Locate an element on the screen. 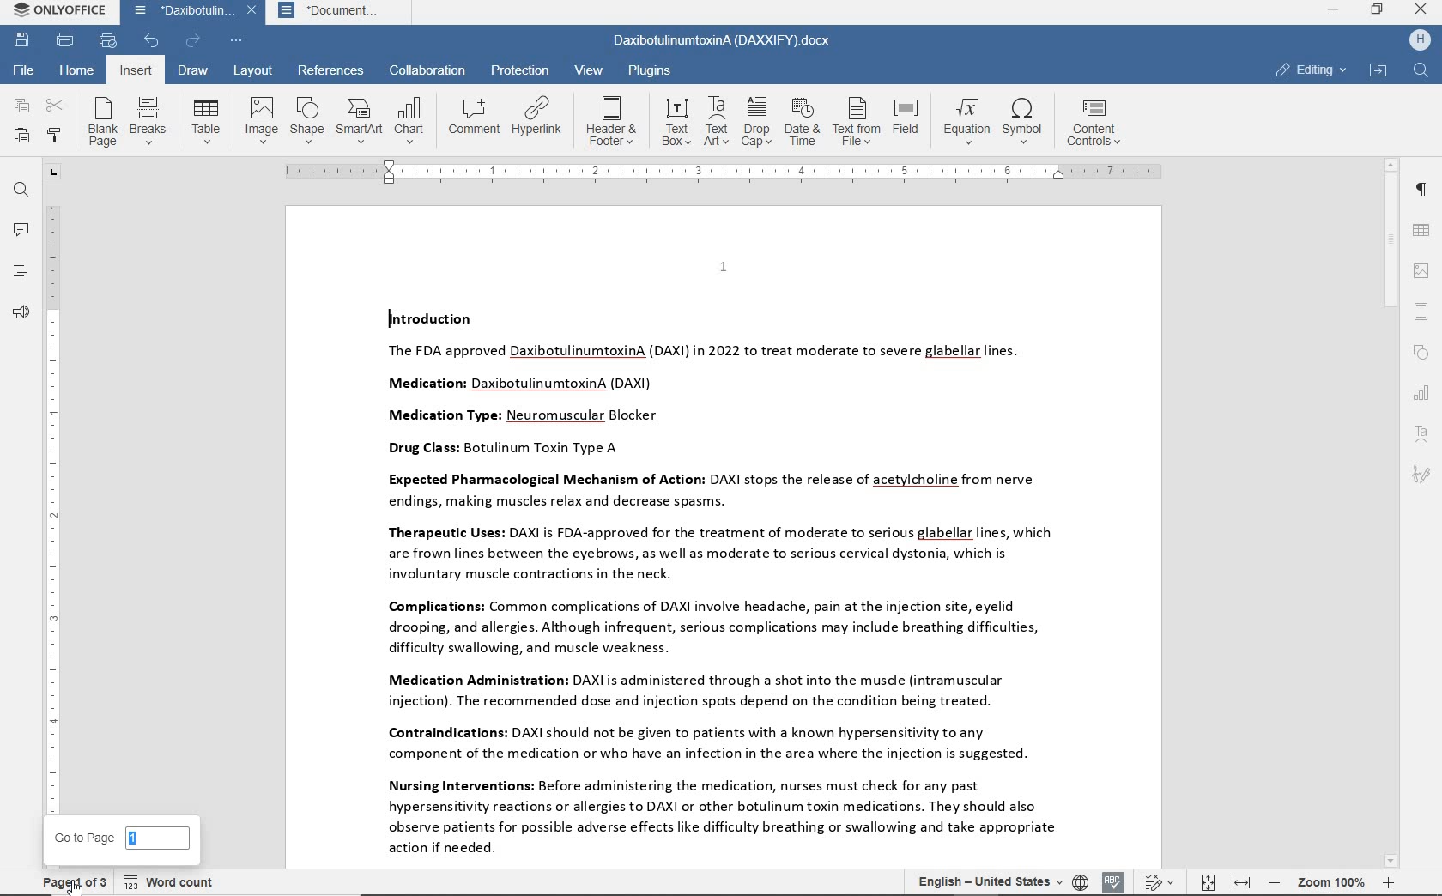 This screenshot has height=896, width=1442. track changes is located at coordinates (1158, 883).